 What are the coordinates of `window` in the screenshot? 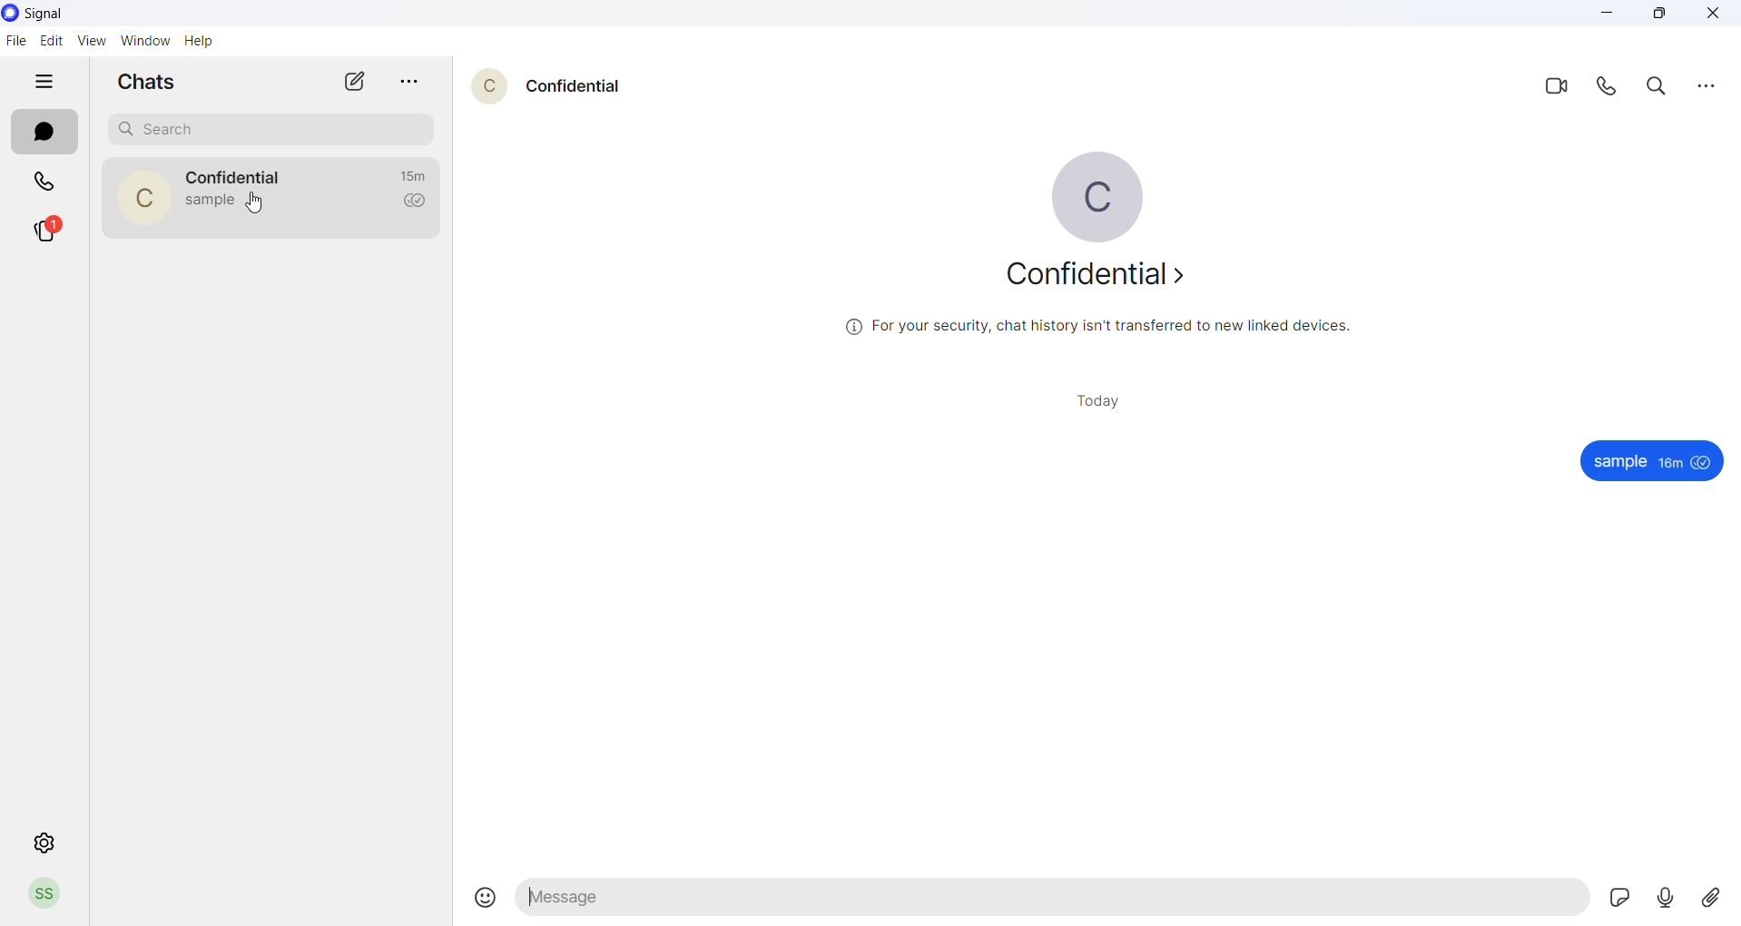 It's located at (142, 41).